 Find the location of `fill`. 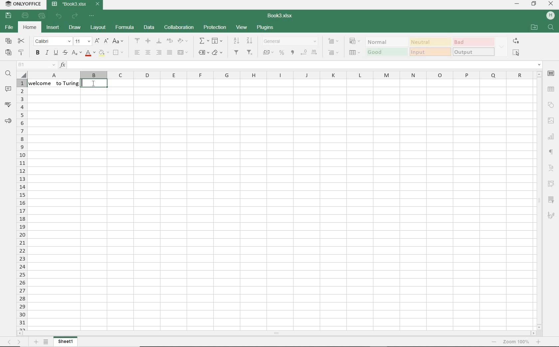

fill is located at coordinates (217, 41).